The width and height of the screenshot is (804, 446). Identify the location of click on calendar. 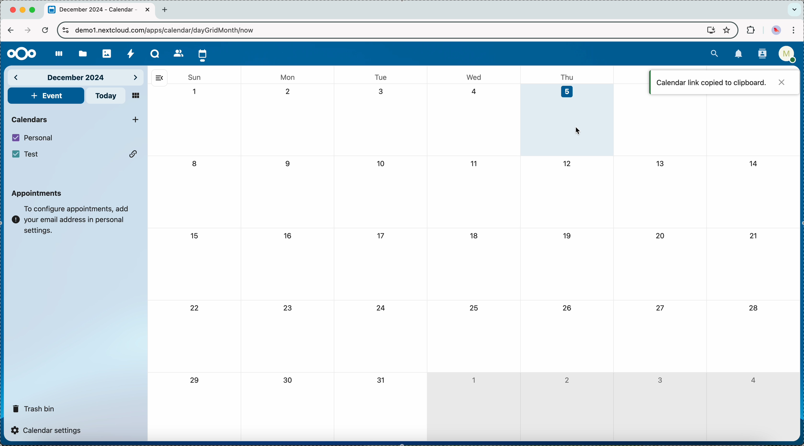
(203, 54).